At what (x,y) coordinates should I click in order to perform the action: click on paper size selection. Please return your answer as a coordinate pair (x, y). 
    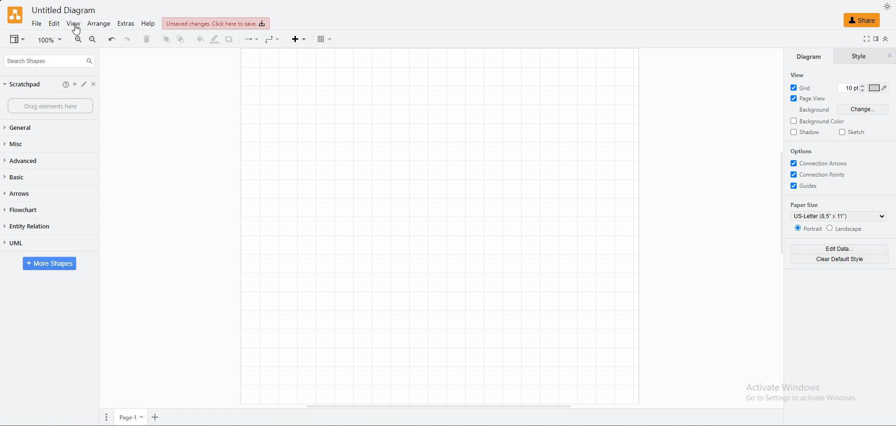
    Looking at the image, I should click on (840, 216).